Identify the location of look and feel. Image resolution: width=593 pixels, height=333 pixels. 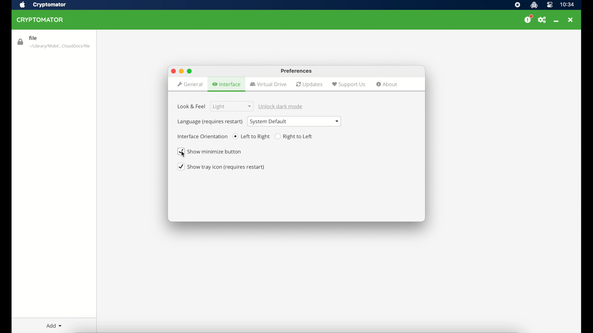
(191, 109).